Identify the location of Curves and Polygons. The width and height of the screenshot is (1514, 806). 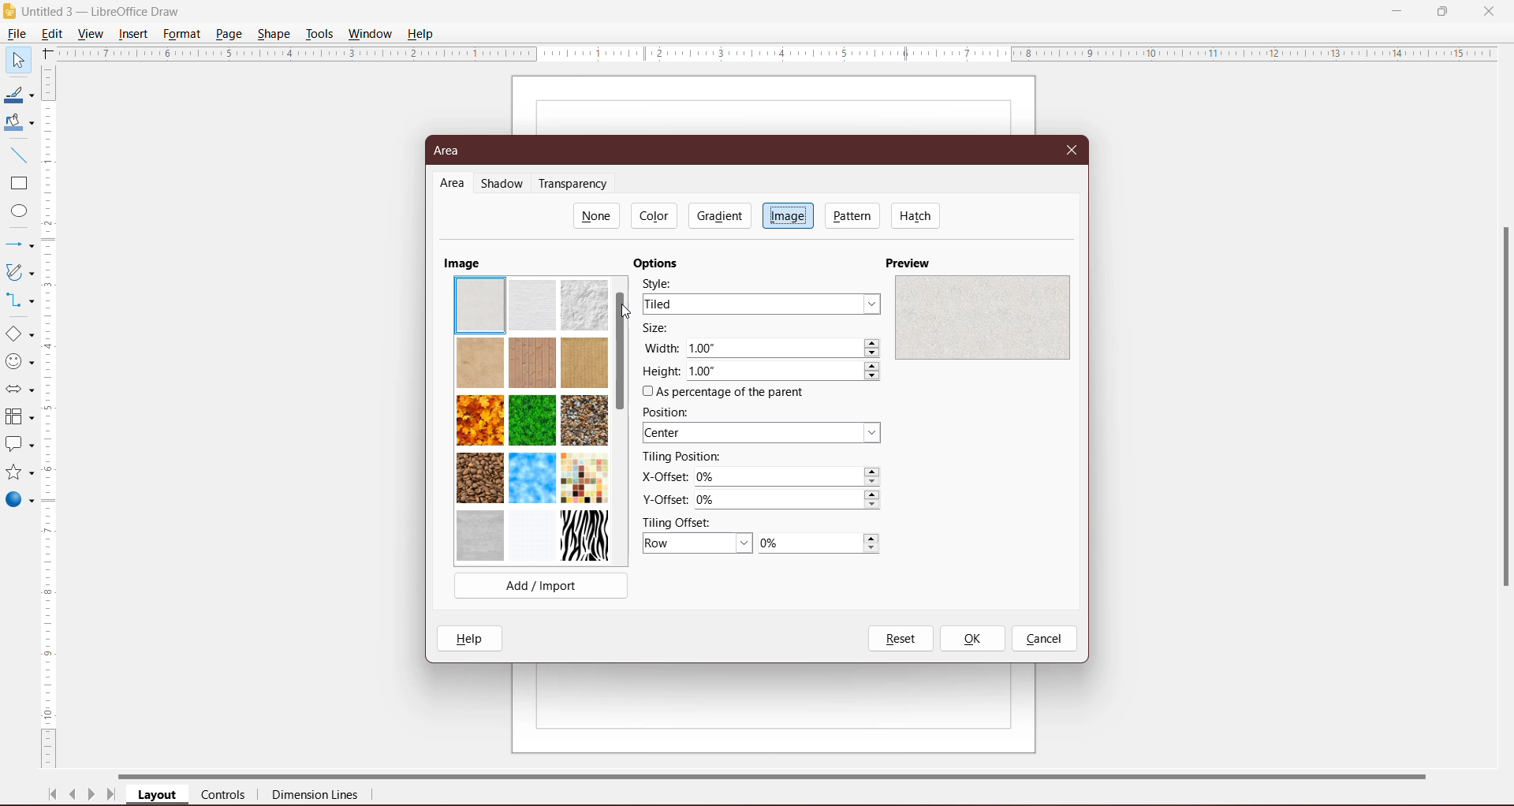
(18, 271).